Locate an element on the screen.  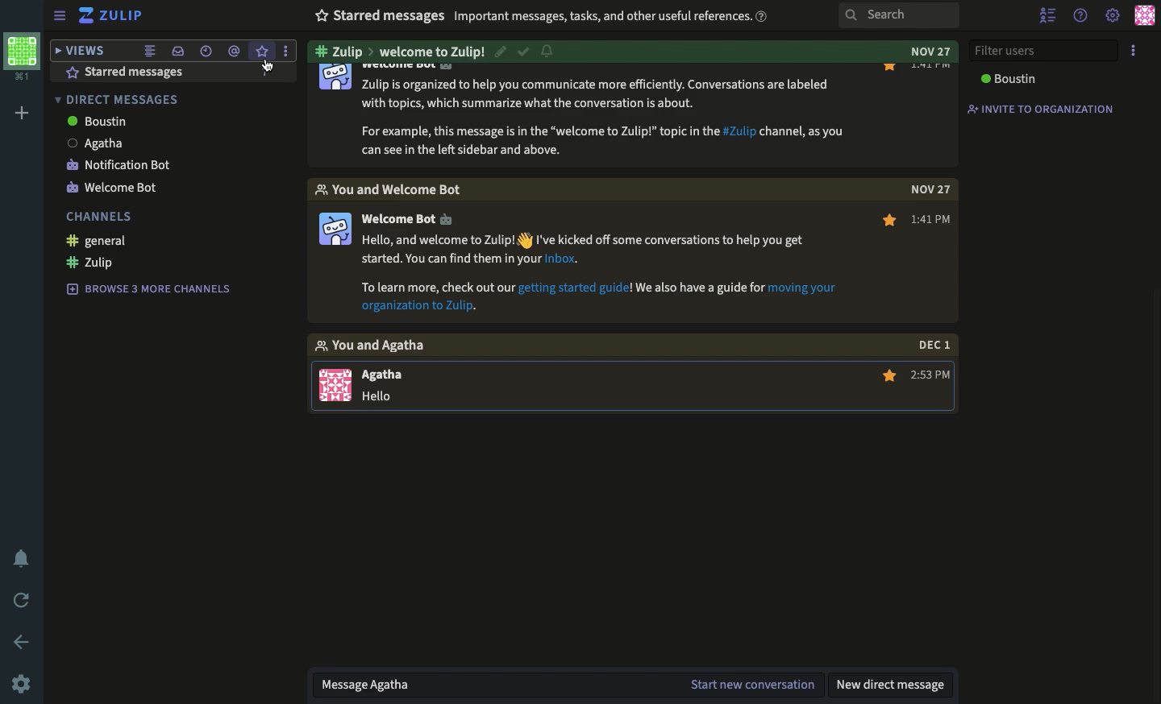
notification bot is located at coordinates (113, 166).